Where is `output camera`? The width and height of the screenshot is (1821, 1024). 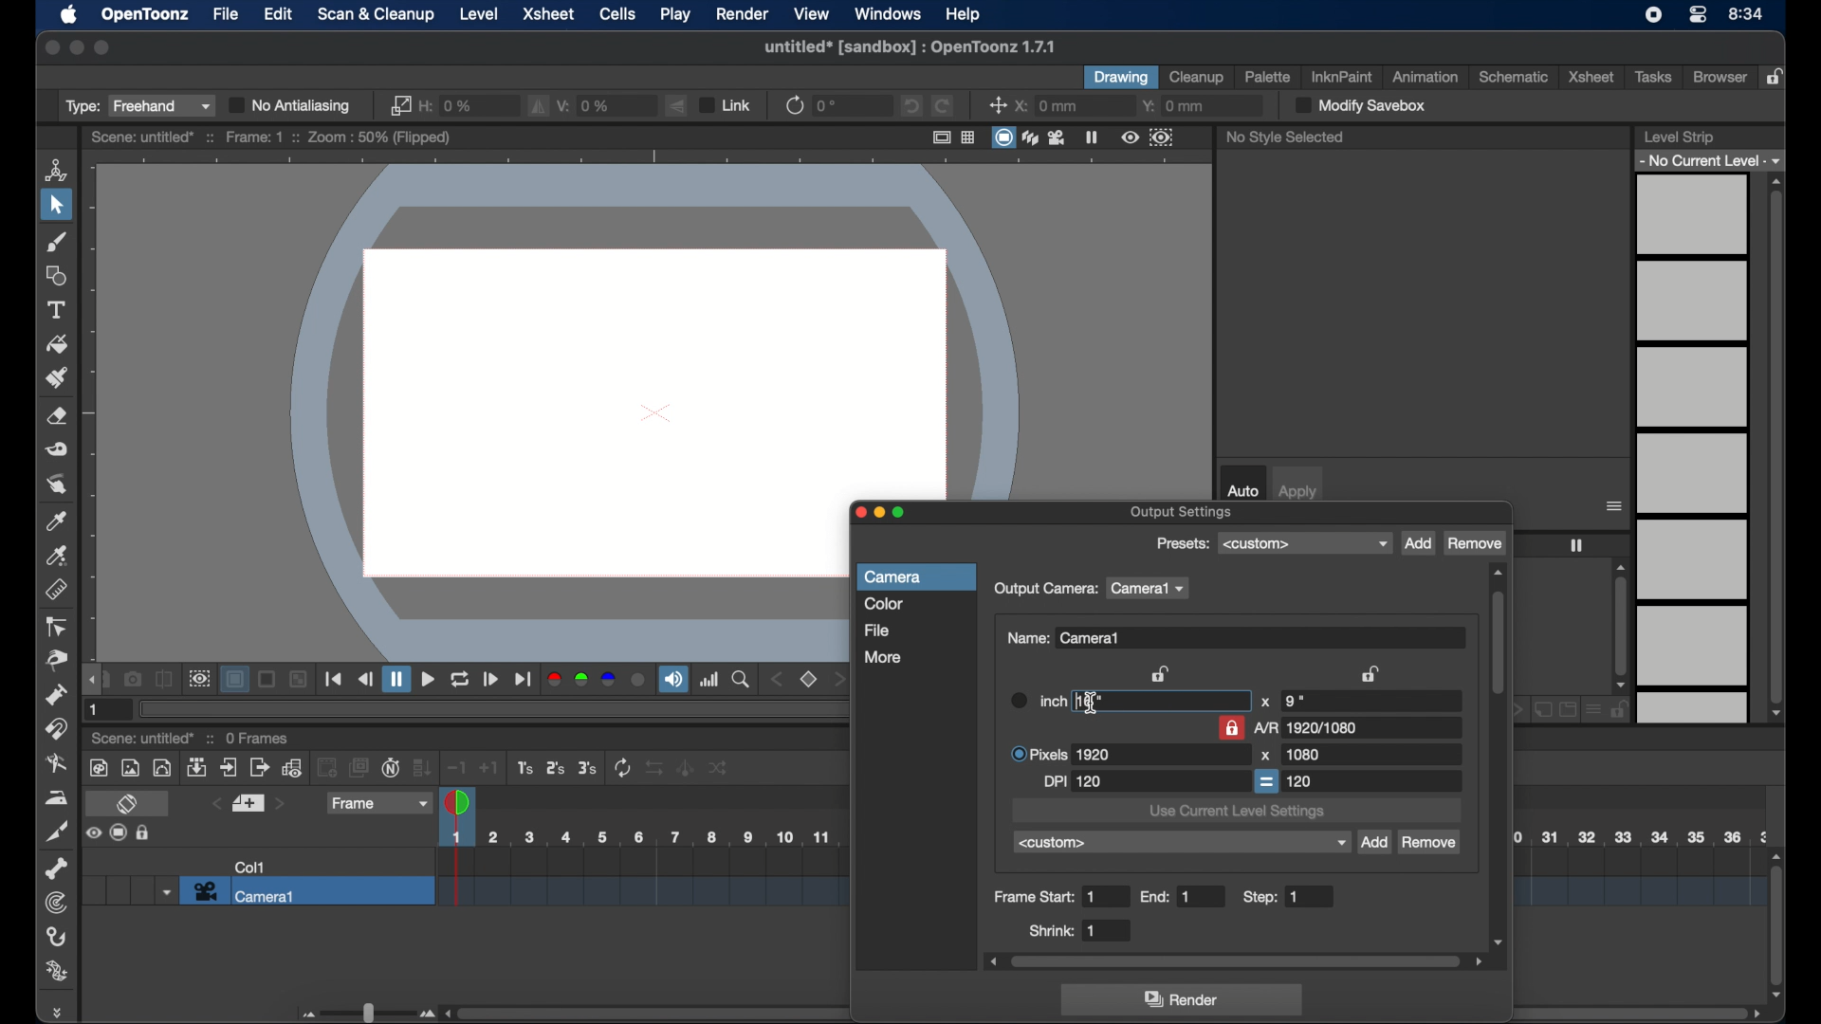
output camera is located at coordinates (1045, 590).